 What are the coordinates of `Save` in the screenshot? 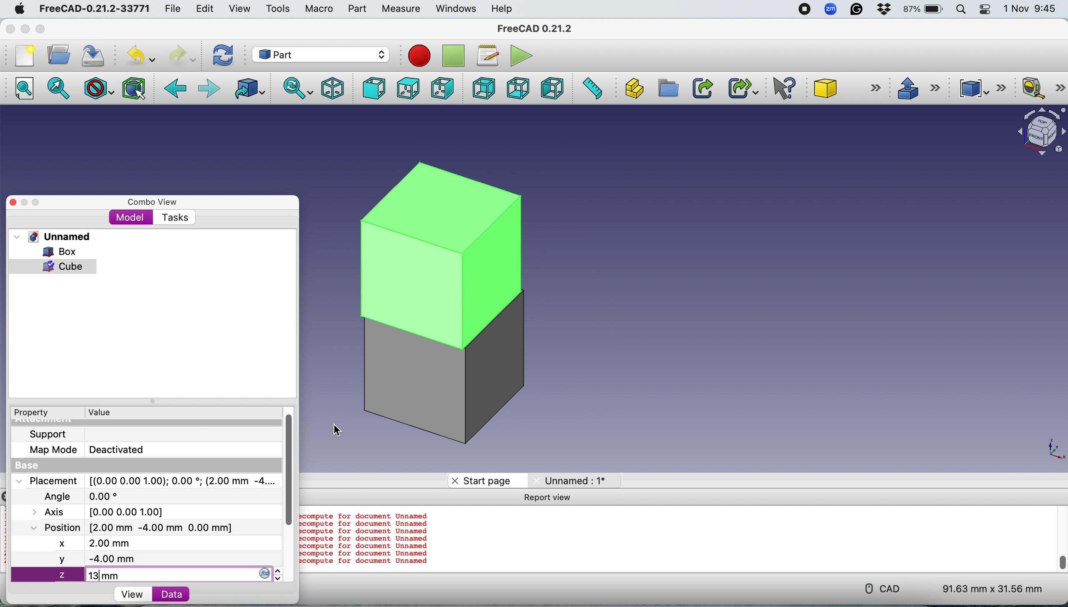 It's located at (95, 54).